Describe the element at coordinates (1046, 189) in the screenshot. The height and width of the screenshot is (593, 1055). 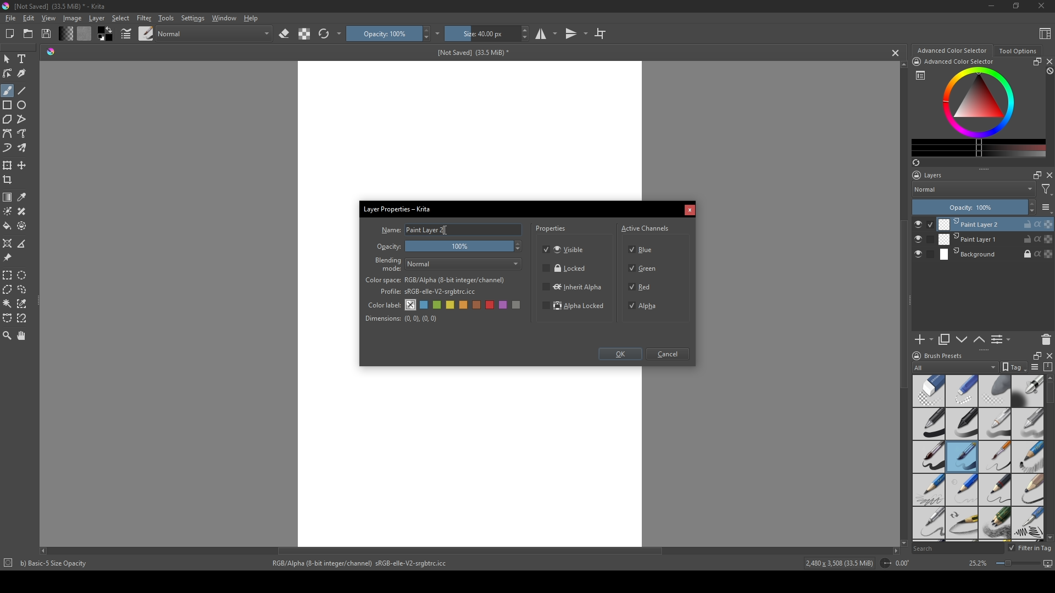
I see `filter` at that location.